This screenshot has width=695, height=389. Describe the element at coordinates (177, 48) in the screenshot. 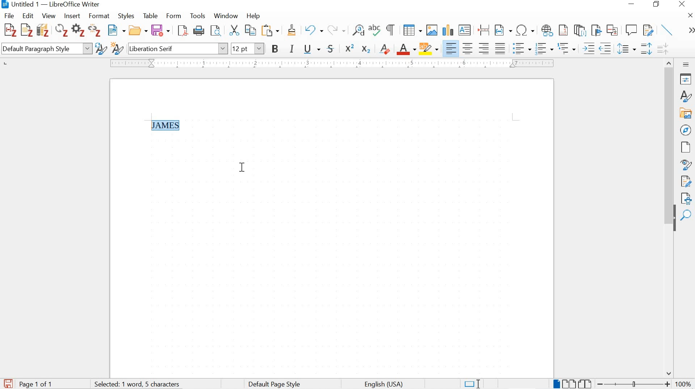

I see `font name` at that location.